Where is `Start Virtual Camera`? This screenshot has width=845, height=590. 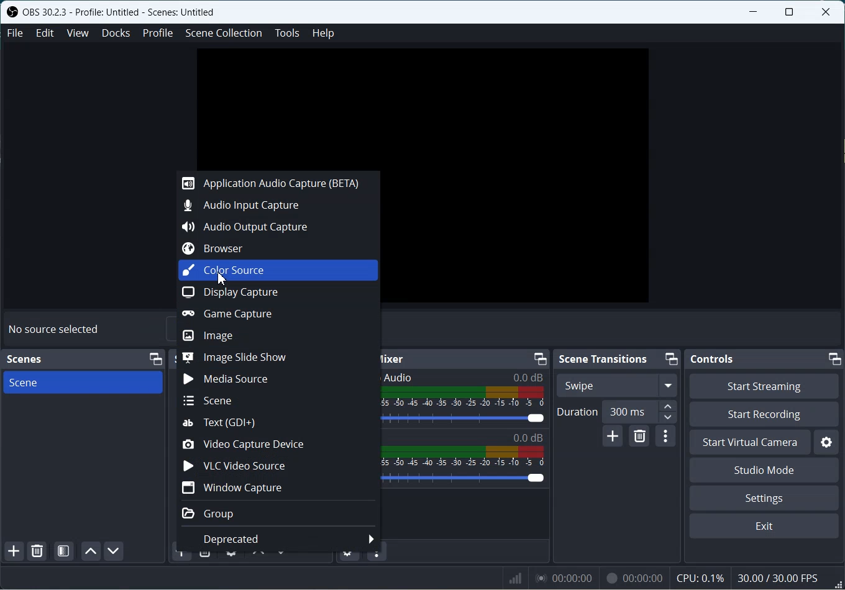
Start Virtual Camera is located at coordinates (749, 443).